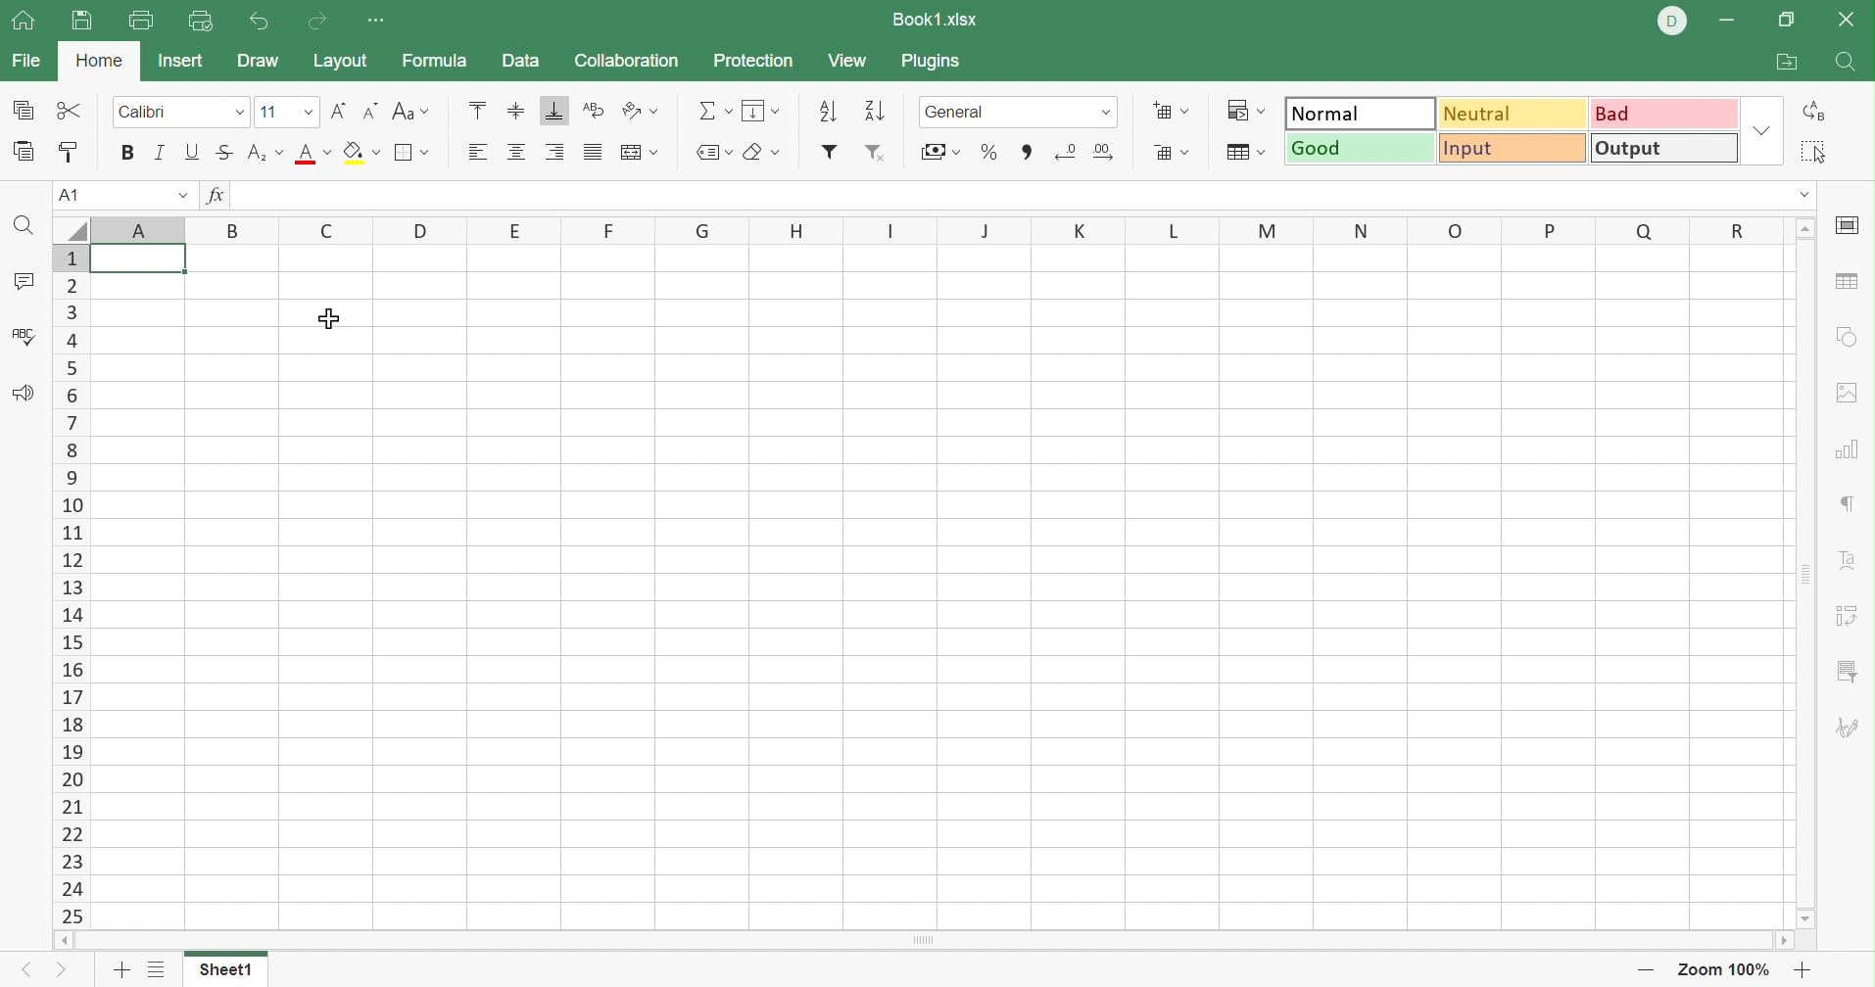 This screenshot has height=987, width=1875. I want to click on Draw, so click(257, 58).